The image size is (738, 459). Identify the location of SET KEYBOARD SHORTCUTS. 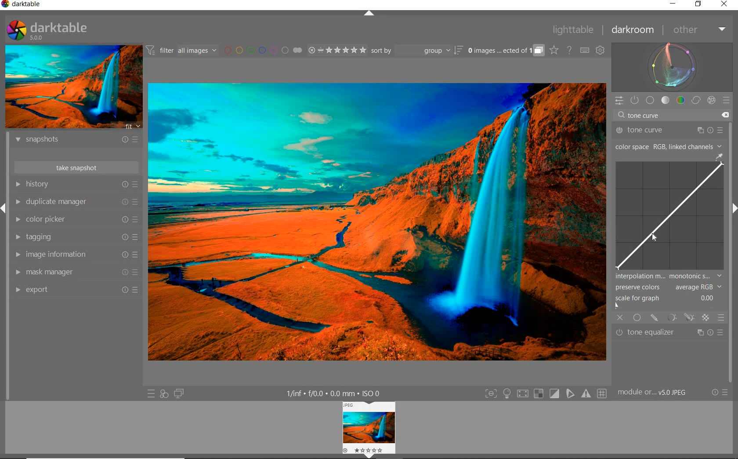
(585, 51).